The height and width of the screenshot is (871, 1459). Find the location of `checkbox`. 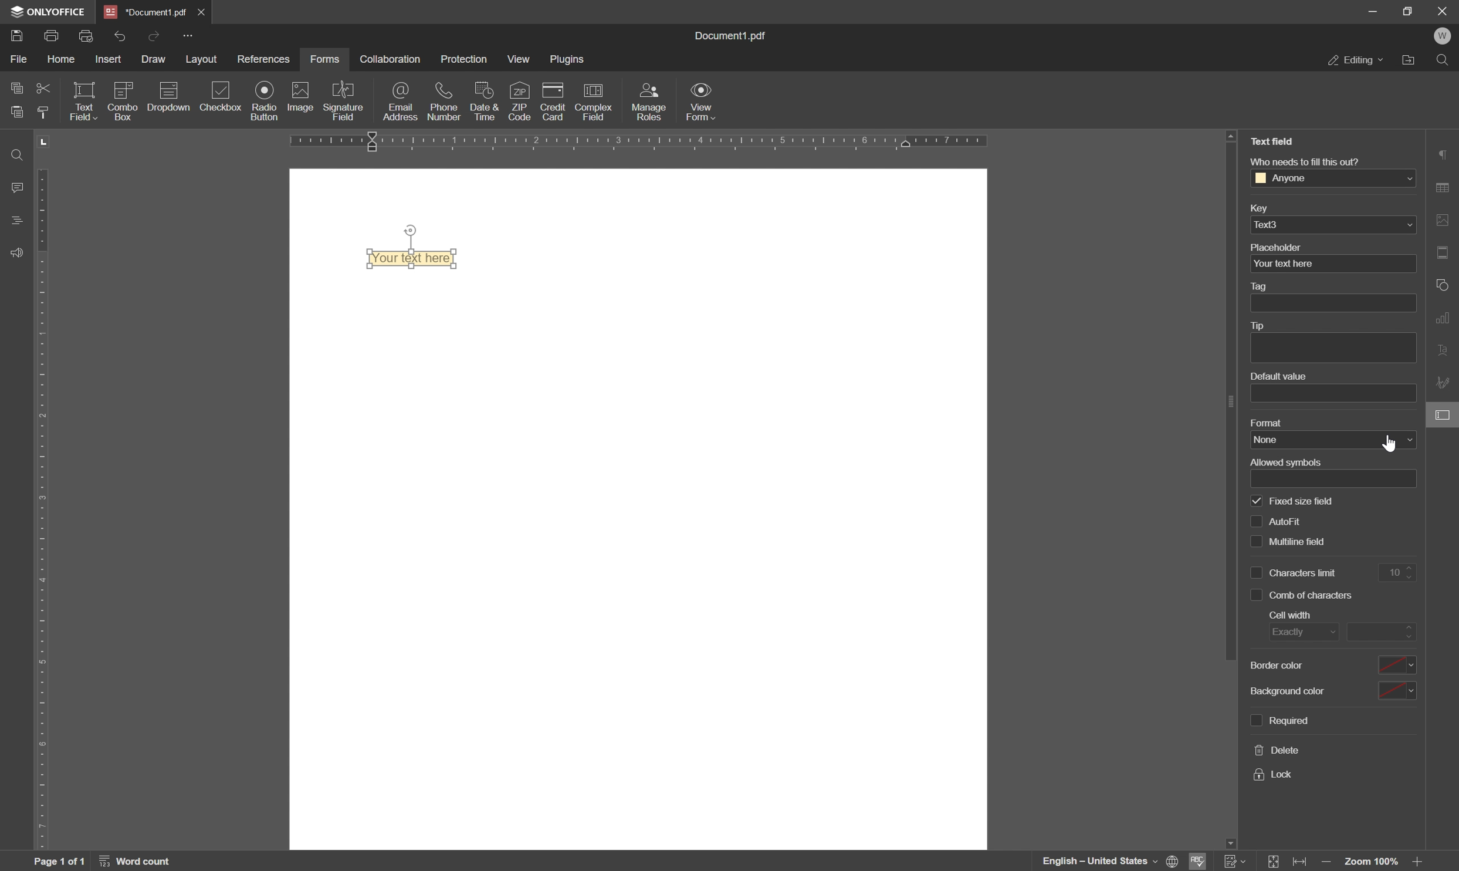

checkbox is located at coordinates (1252, 720).